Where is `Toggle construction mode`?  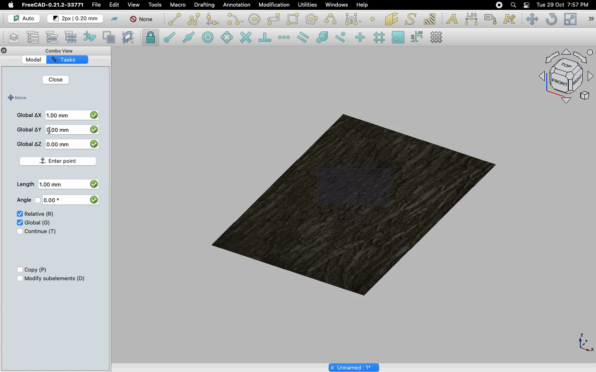 Toggle construction mode is located at coordinates (115, 19).